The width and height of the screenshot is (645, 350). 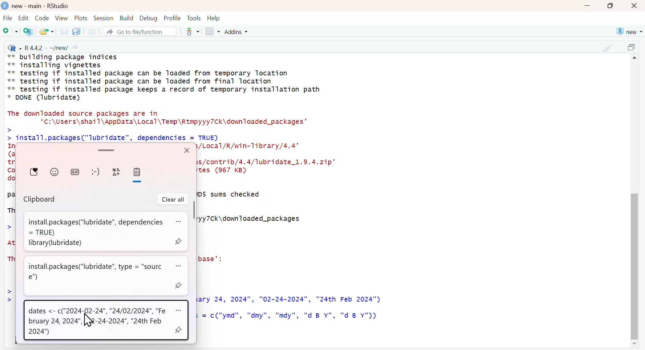 What do you see at coordinates (237, 32) in the screenshot?
I see `Addins` at bounding box center [237, 32].